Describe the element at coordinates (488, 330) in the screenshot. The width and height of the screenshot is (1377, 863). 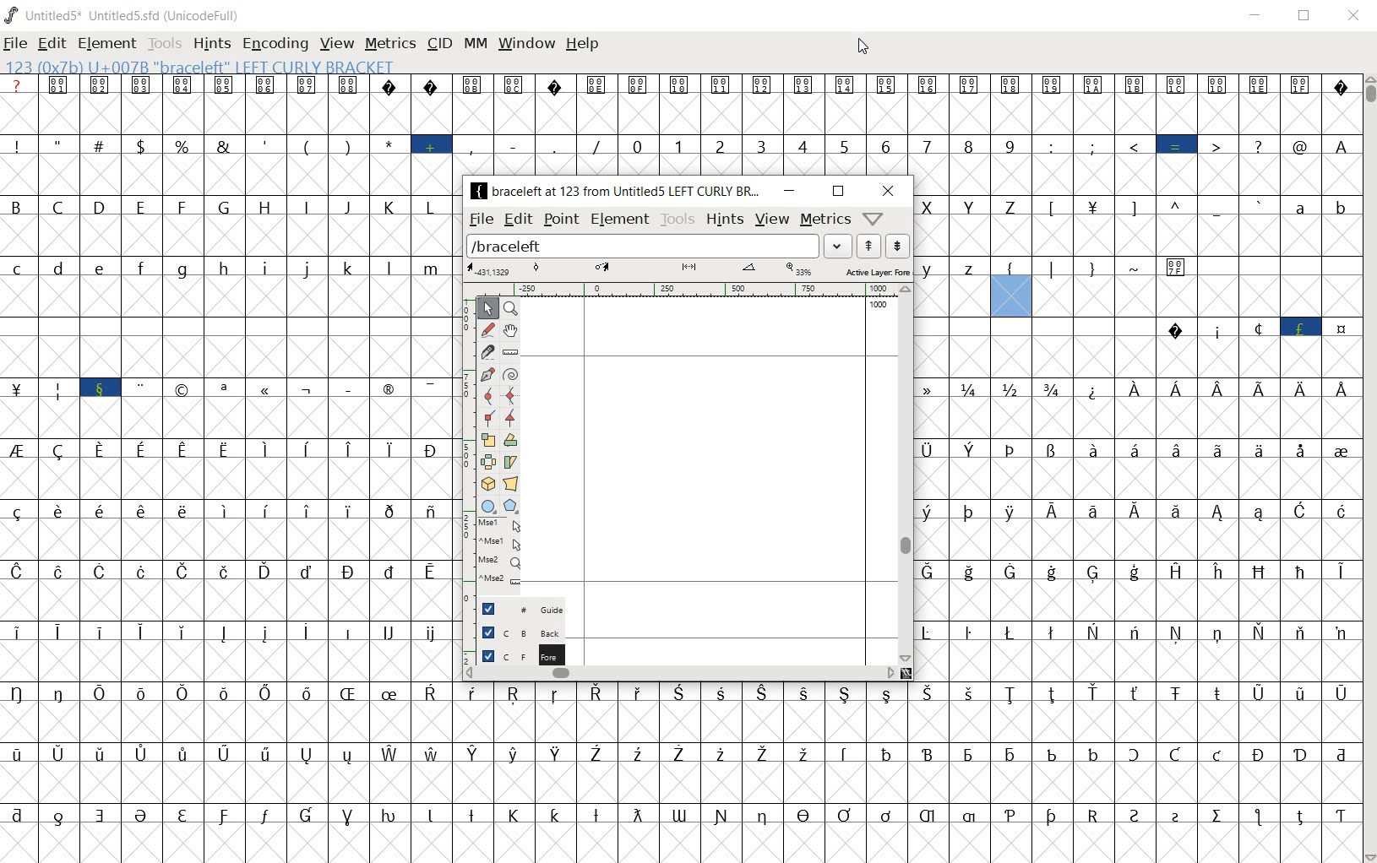
I see `draw a freehand curve` at that location.